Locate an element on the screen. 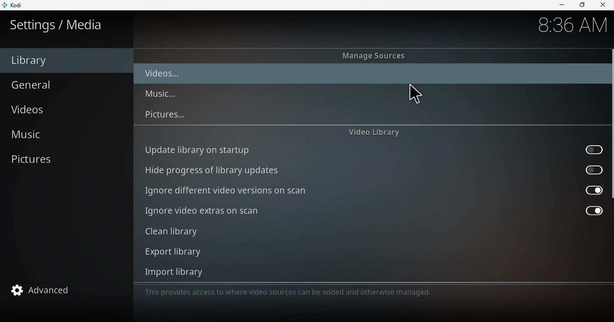  Update library on startup is located at coordinates (373, 150).